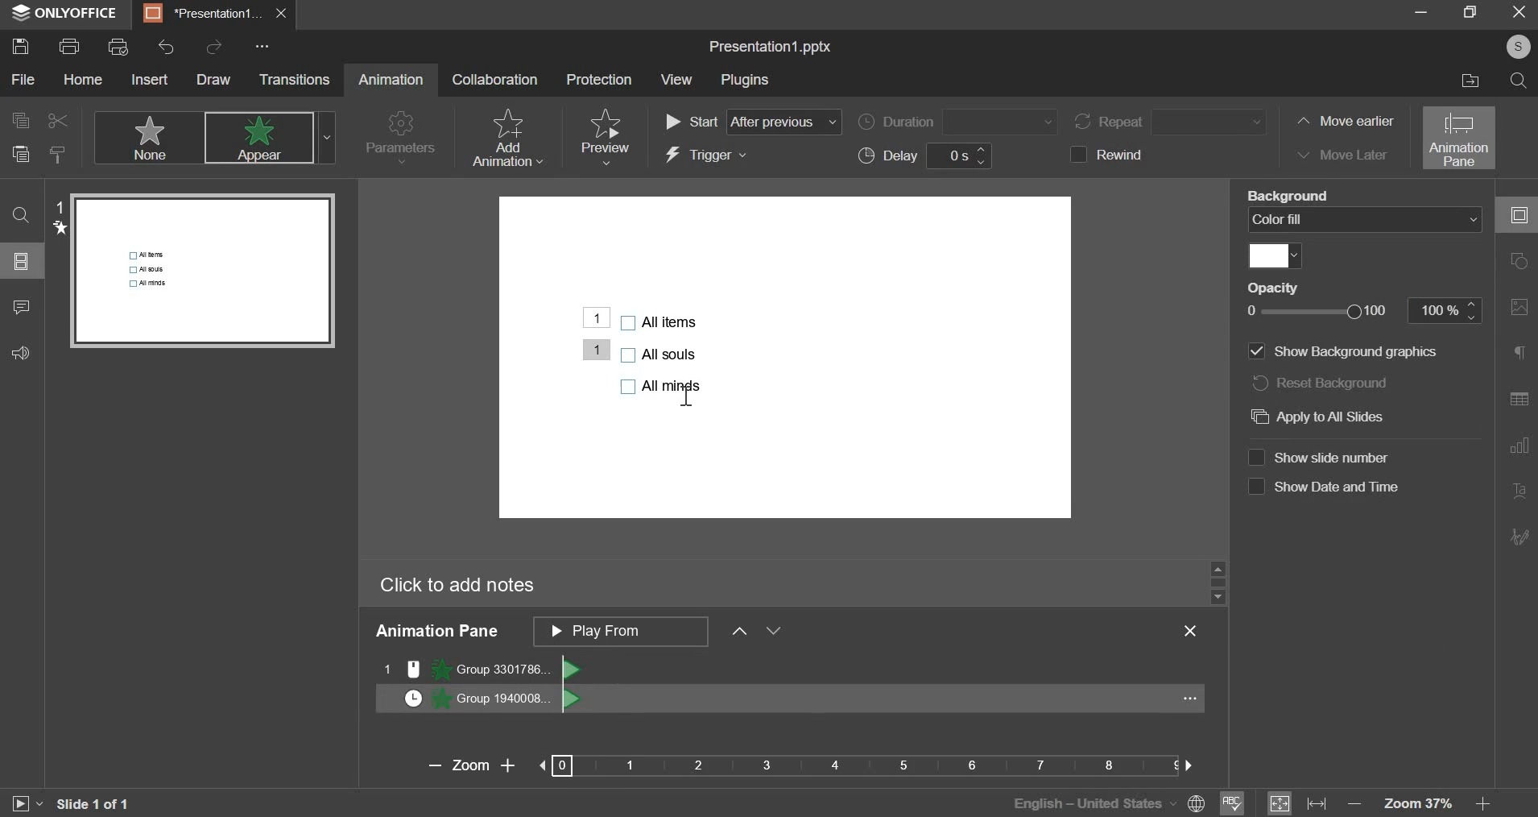 This screenshot has width=1538, height=817. Describe the element at coordinates (20, 156) in the screenshot. I see `paste` at that location.